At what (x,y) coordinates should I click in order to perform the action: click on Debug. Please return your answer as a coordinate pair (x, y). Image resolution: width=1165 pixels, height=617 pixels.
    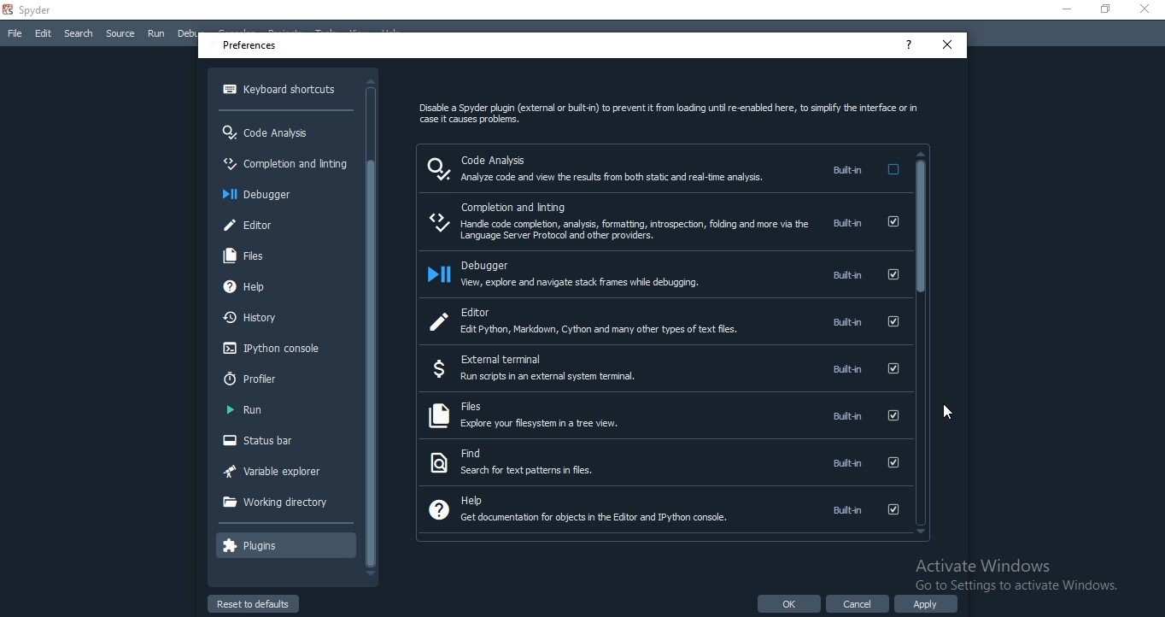
    Looking at the image, I should click on (192, 33).